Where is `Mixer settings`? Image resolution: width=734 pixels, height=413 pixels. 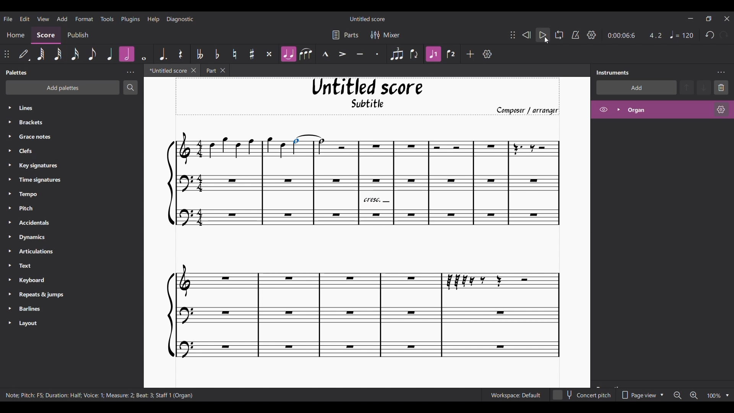
Mixer settings is located at coordinates (385, 35).